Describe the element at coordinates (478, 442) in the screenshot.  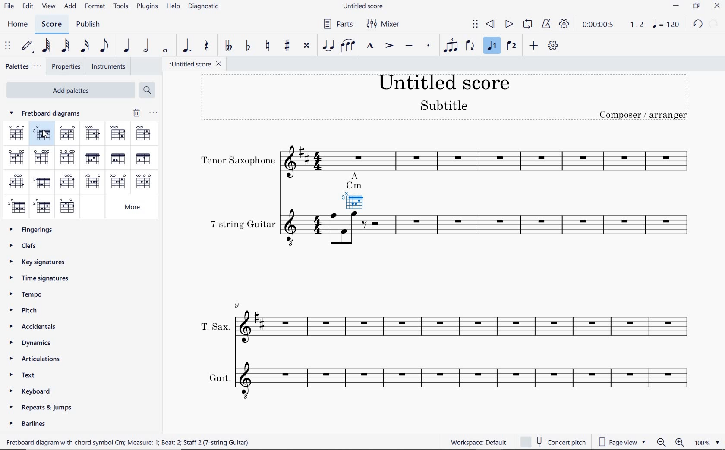
I see `workspace default` at that location.